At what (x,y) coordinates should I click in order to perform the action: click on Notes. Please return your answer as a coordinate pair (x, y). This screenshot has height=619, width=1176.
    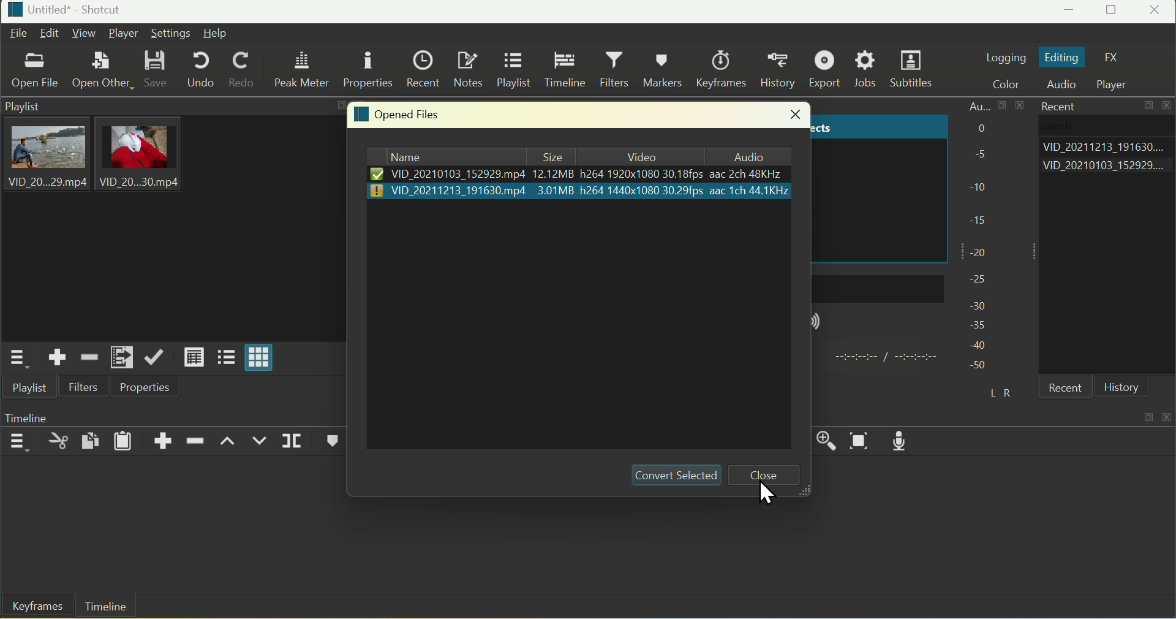
    Looking at the image, I should click on (468, 69).